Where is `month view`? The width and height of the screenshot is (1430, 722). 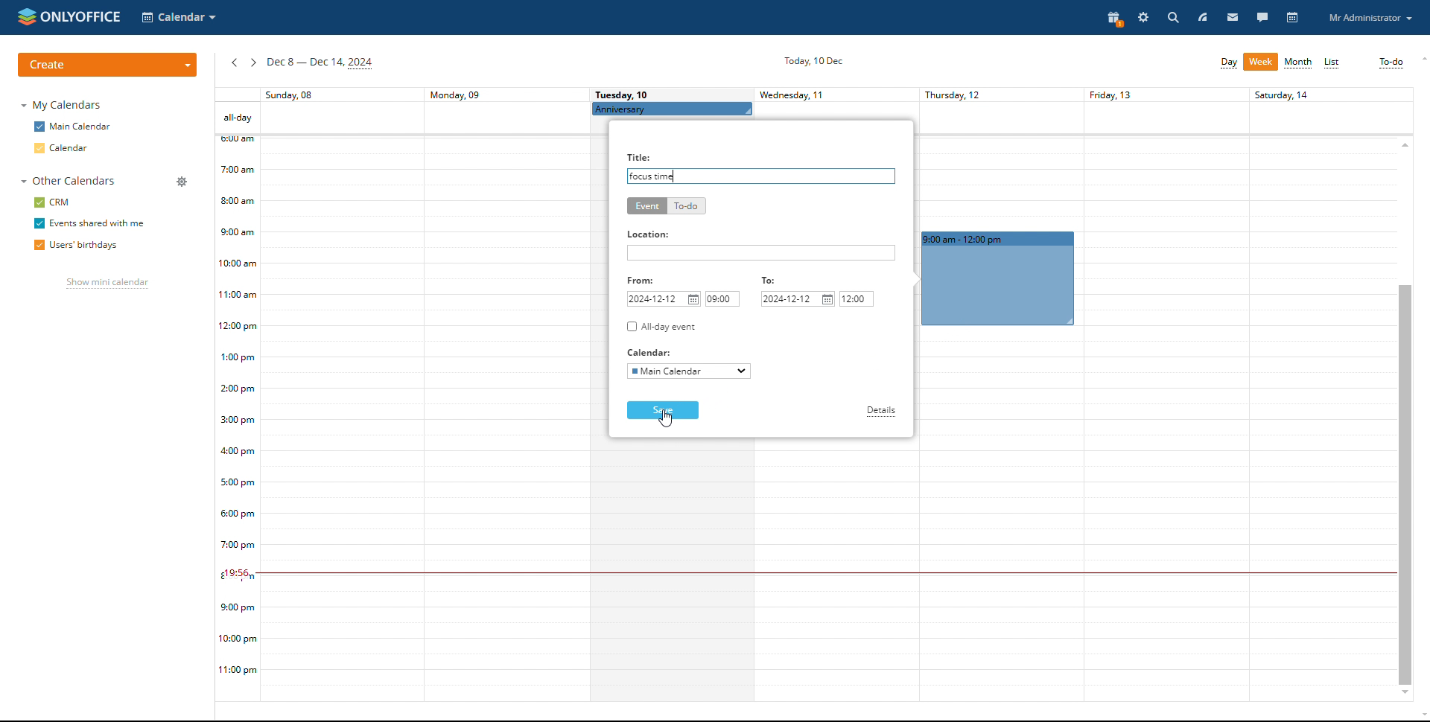 month view is located at coordinates (1299, 63).